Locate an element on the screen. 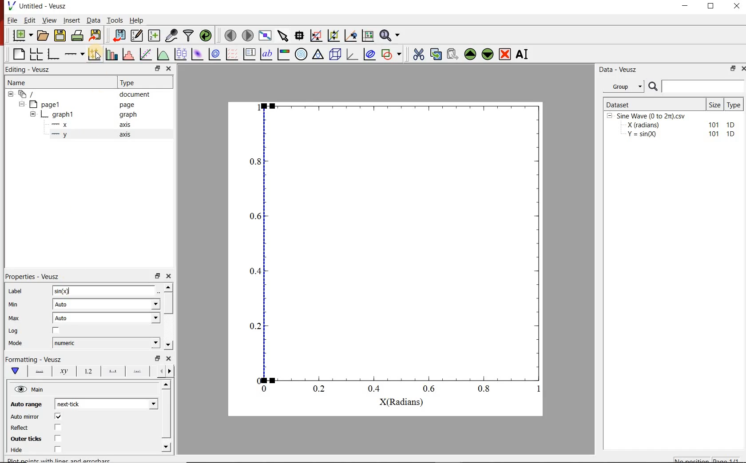 The width and height of the screenshot is (746, 463). Page 1 Graph 1 is located at coordinates (43, 115).